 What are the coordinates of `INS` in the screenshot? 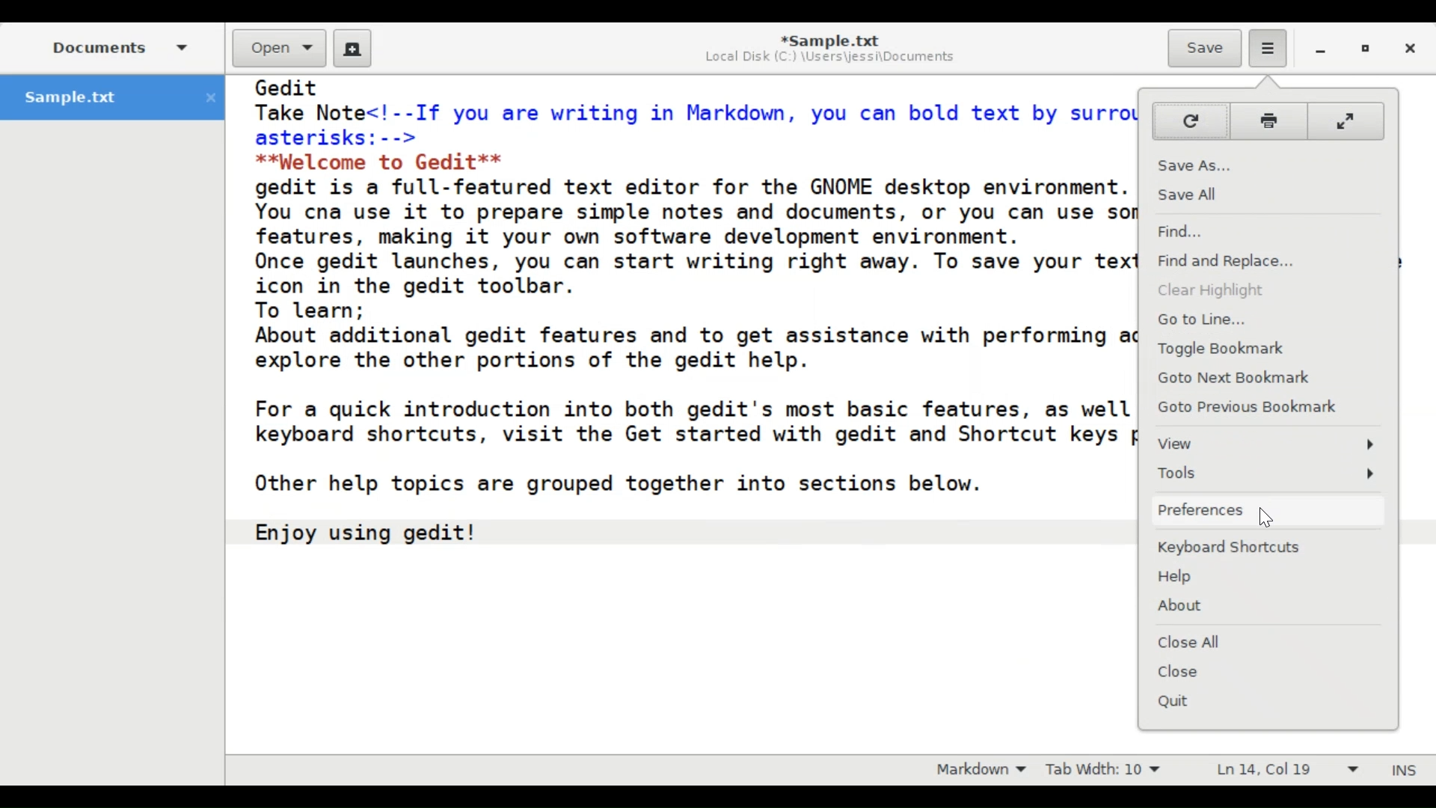 It's located at (1402, 768).